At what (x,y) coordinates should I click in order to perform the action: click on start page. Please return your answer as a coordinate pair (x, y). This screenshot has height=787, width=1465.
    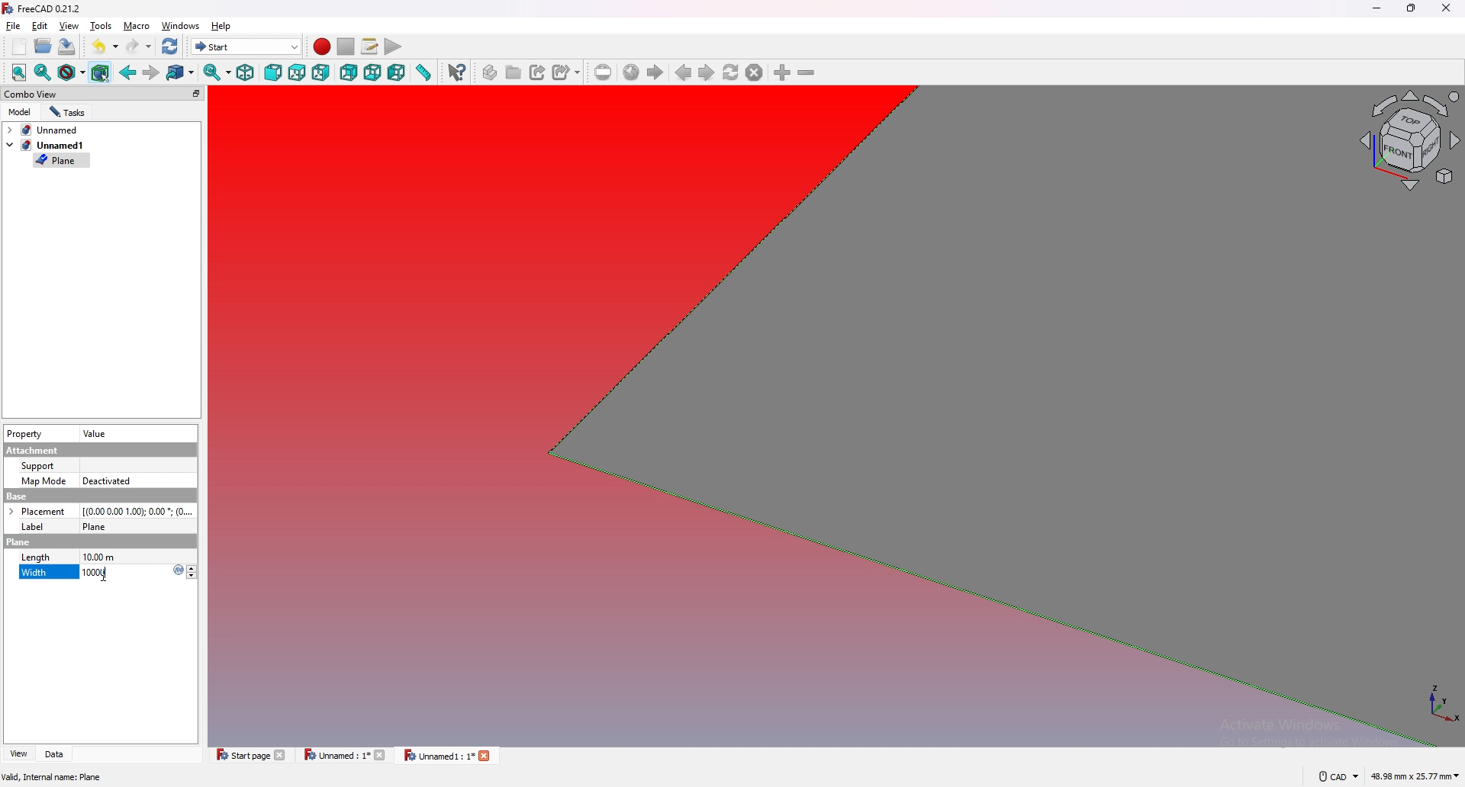
    Looking at the image, I should click on (252, 754).